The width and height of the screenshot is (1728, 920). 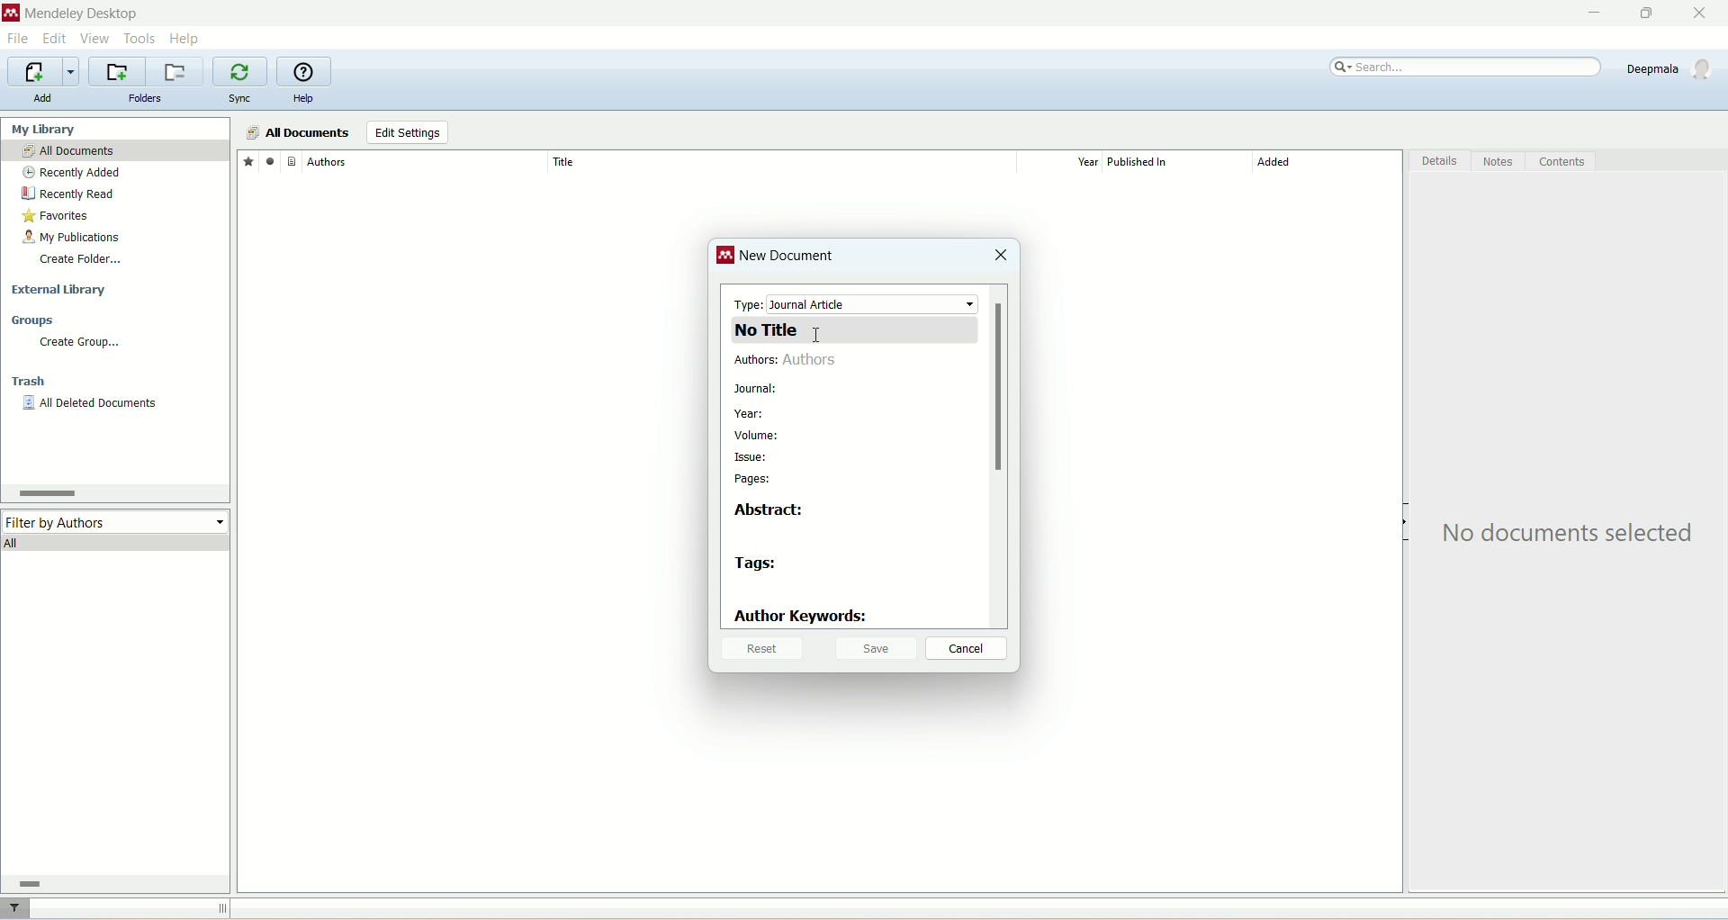 I want to click on filter by author, so click(x=117, y=520).